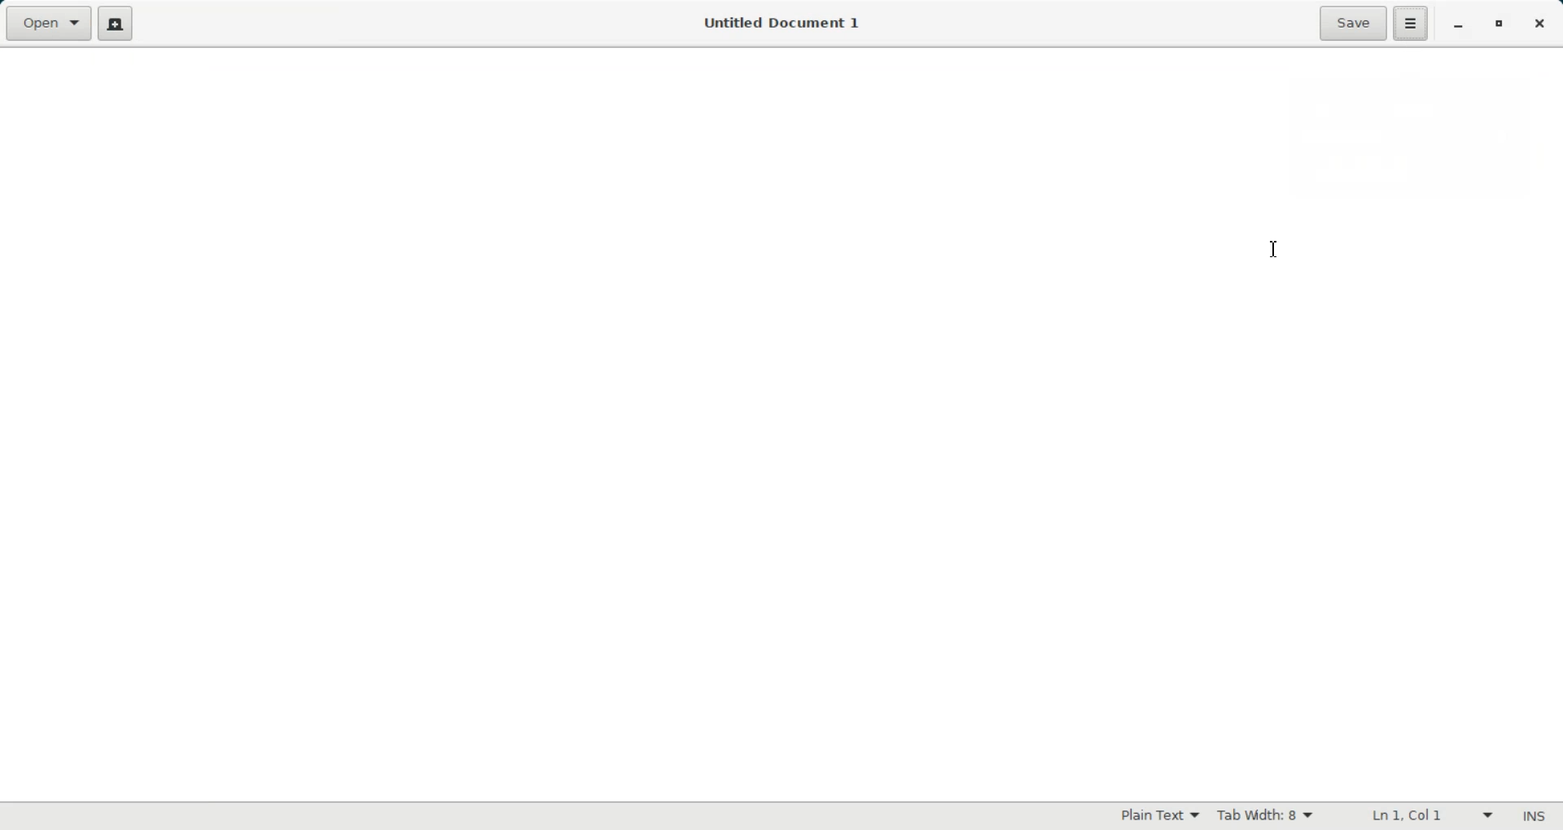 Image resolution: width=1563 pixels, height=830 pixels. I want to click on Text Cursor, so click(1276, 248).